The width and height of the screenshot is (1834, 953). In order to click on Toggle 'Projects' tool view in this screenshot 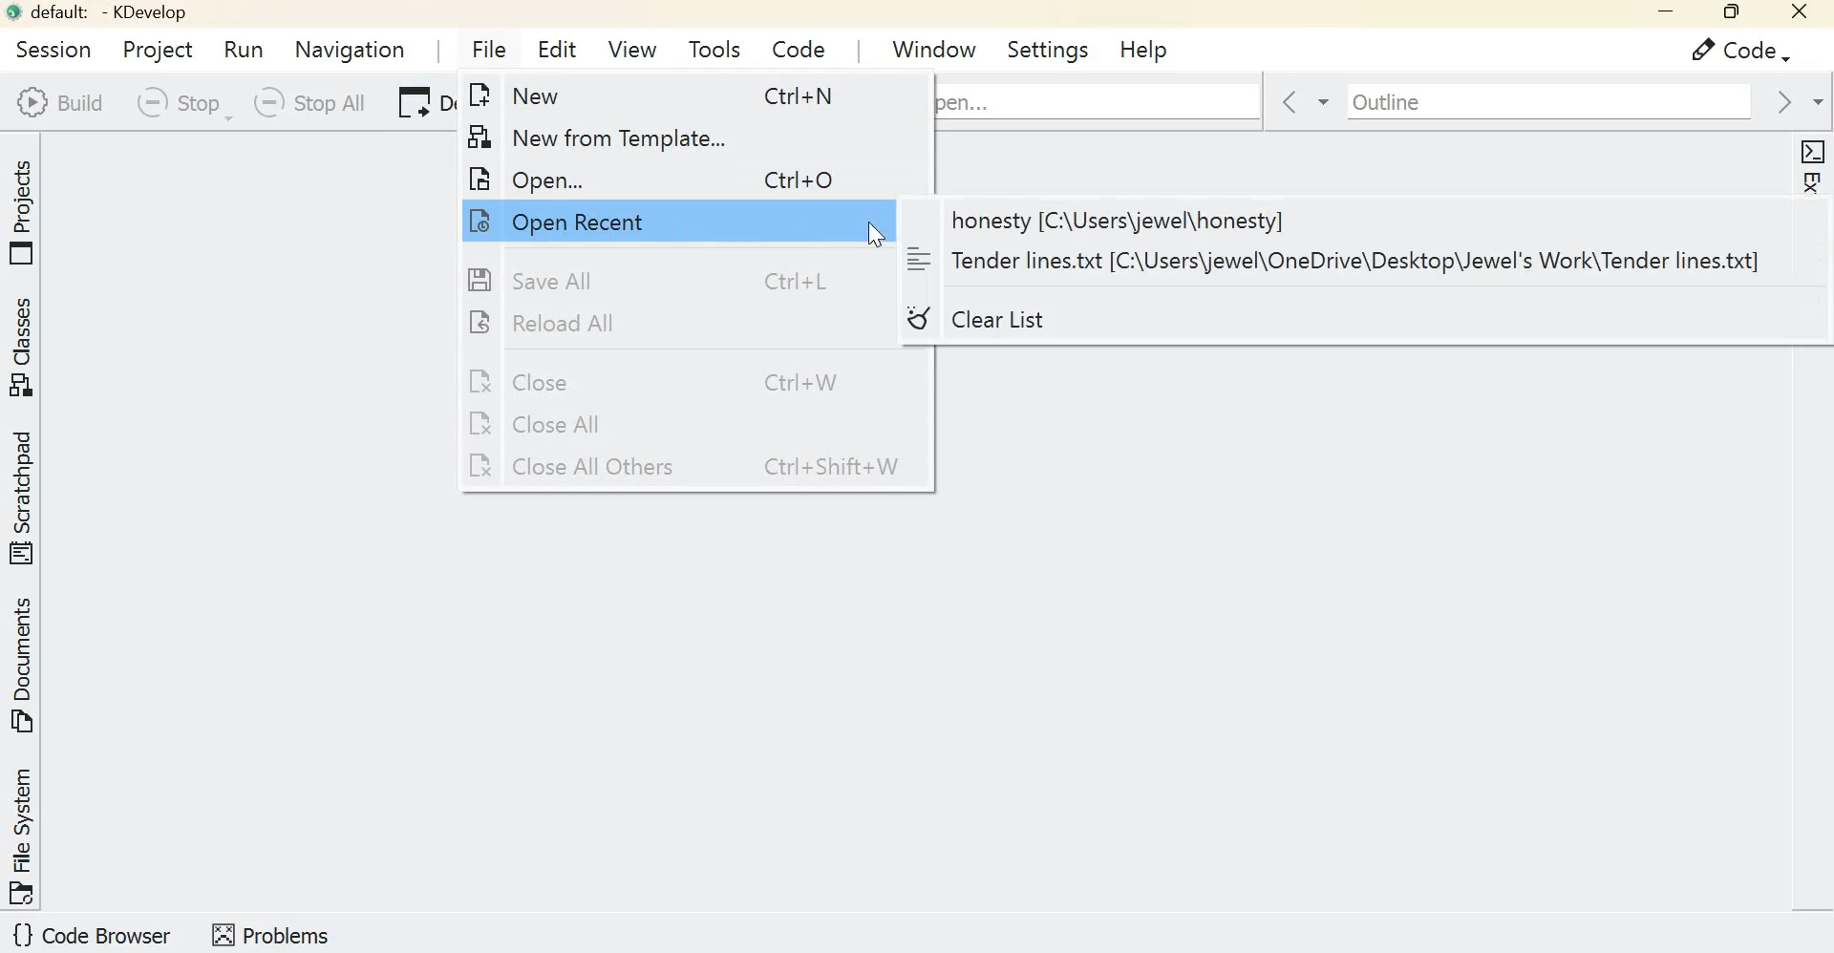, I will do `click(26, 207)`.